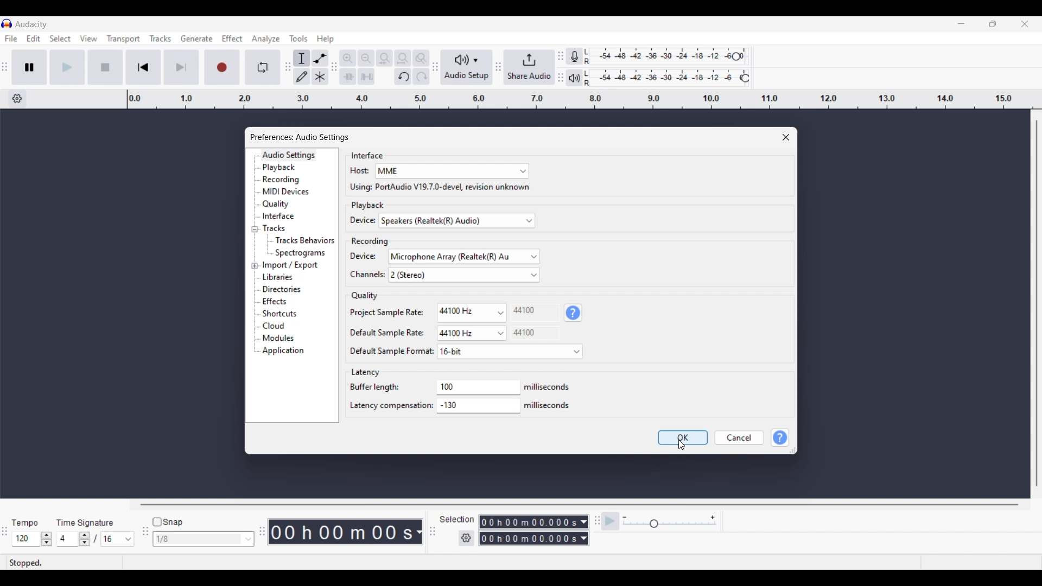 This screenshot has height=586, width=1042. What do you see at coordinates (288, 302) in the screenshot?
I see `Effects` at bounding box center [288, 302].